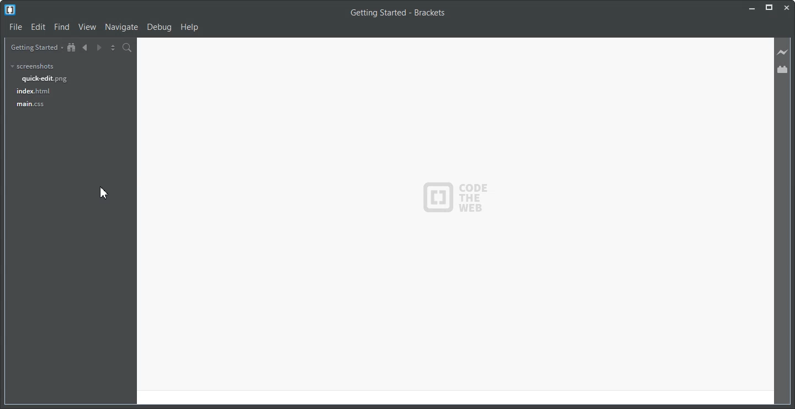 This screenshot has height=409, width=795. What do you see at coordinates (459, 198) in the screenshot?
I see `logo` at bounding box center [459, 198].